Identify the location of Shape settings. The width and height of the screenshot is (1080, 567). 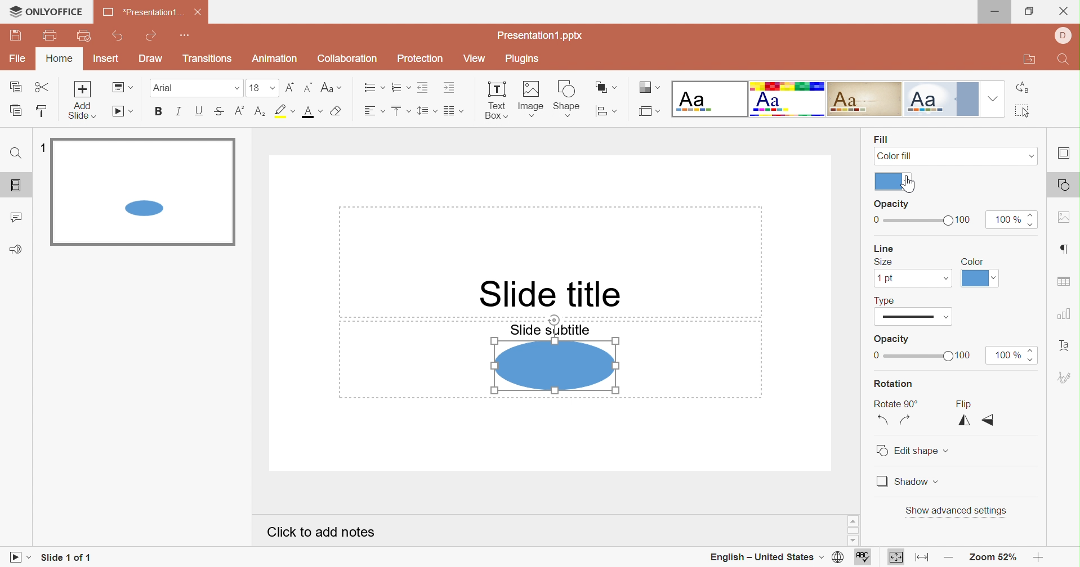
(1062, 187).